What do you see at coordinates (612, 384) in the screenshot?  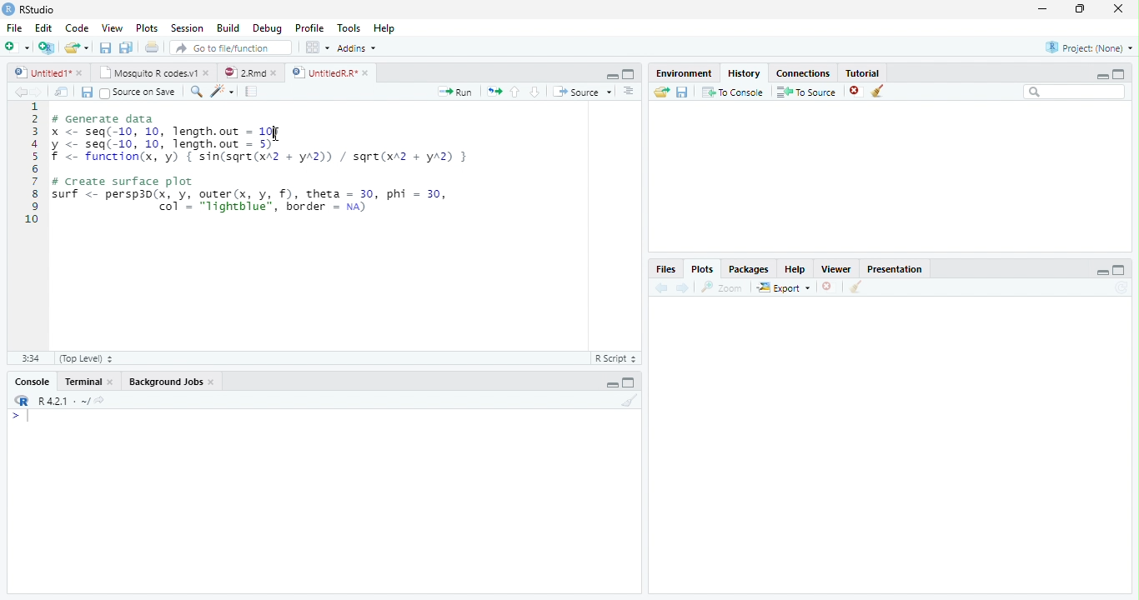 I see `Minimize` at bounding box center [612, 384].